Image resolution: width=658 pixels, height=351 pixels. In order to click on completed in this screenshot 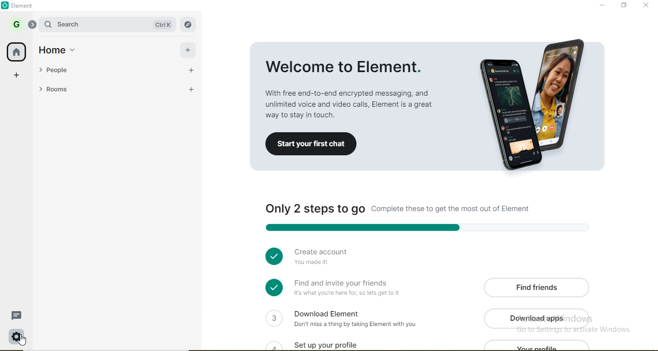, I will do `click(273, 288)`.